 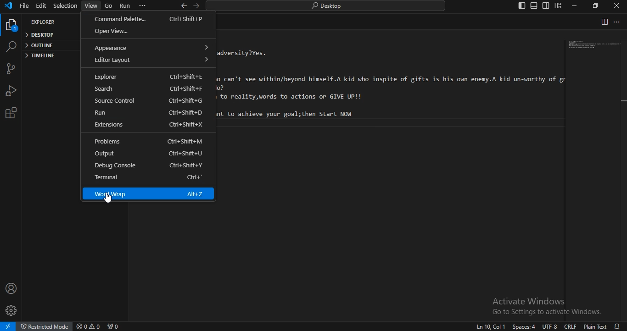 What do you see at coordinates (65, 6) in the screenshot?
I see `selection` at bounding box center [65, 6].